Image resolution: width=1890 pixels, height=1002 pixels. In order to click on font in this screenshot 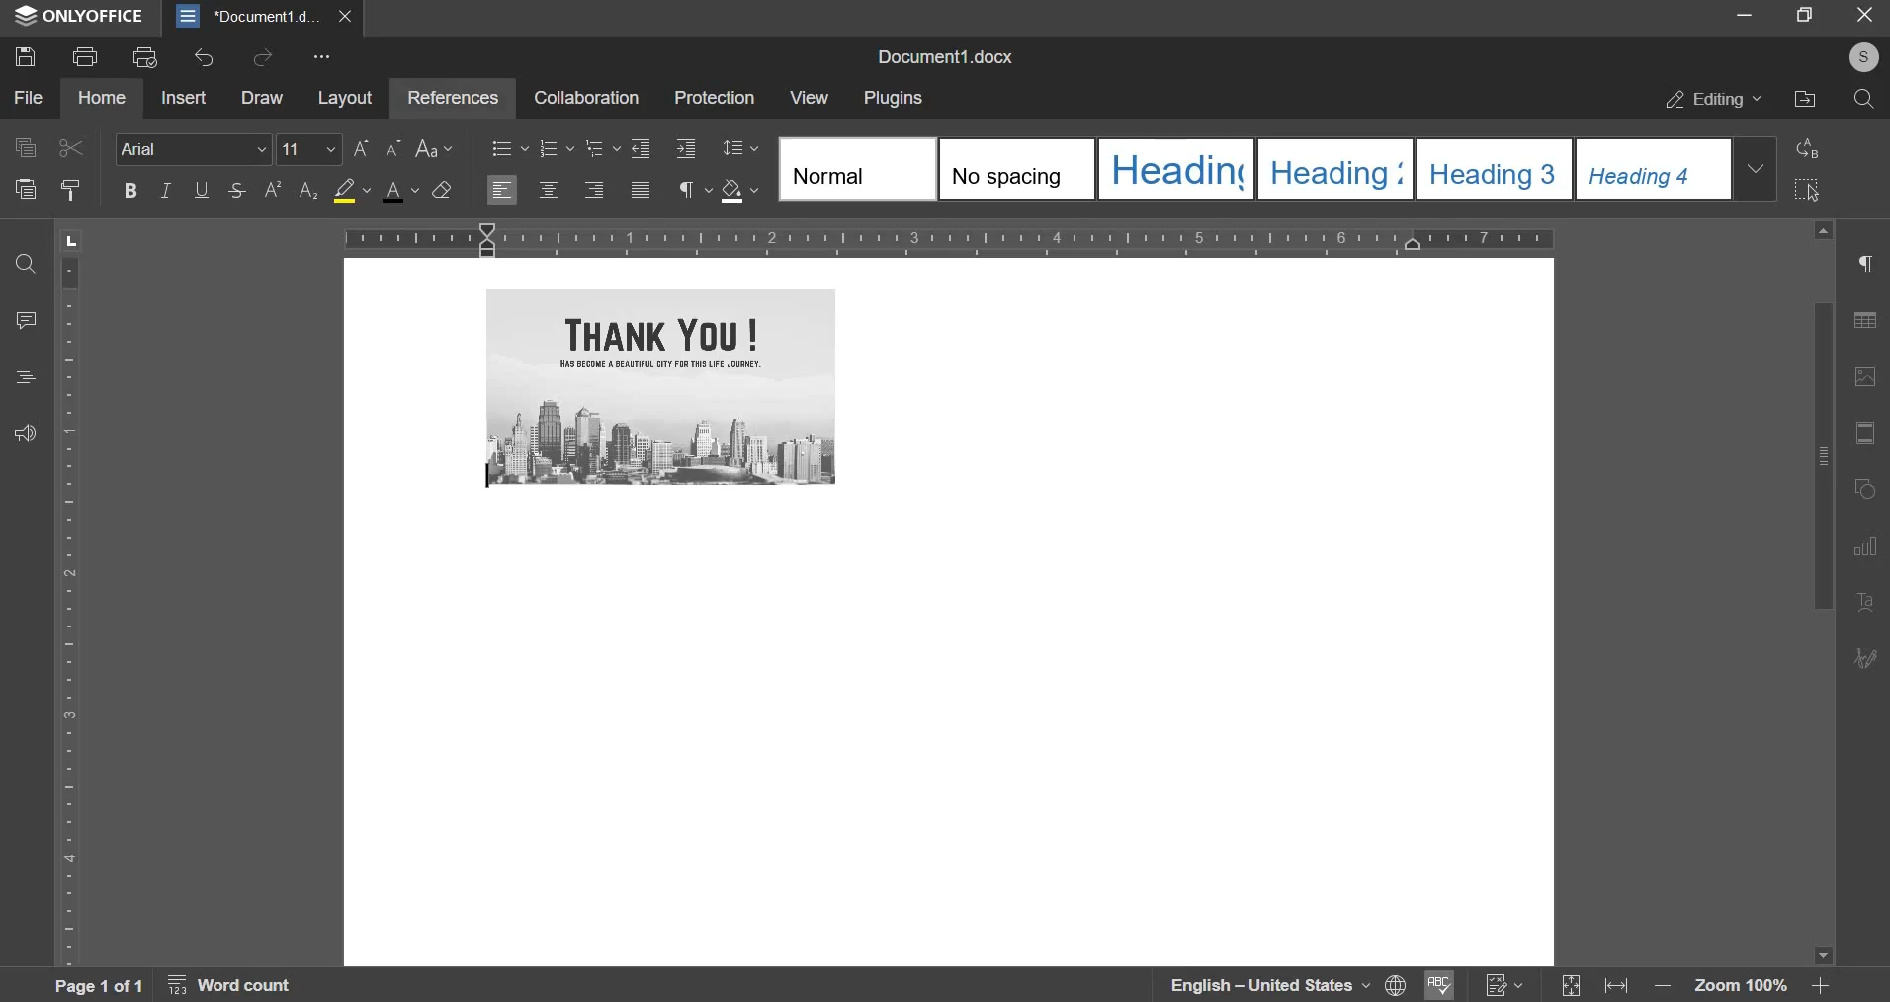, I will do `click(192, 148)`.